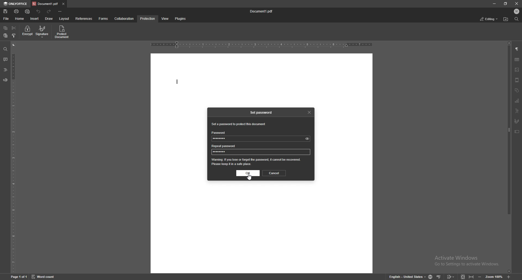  I want to click on zoom out, so click(481, 276).